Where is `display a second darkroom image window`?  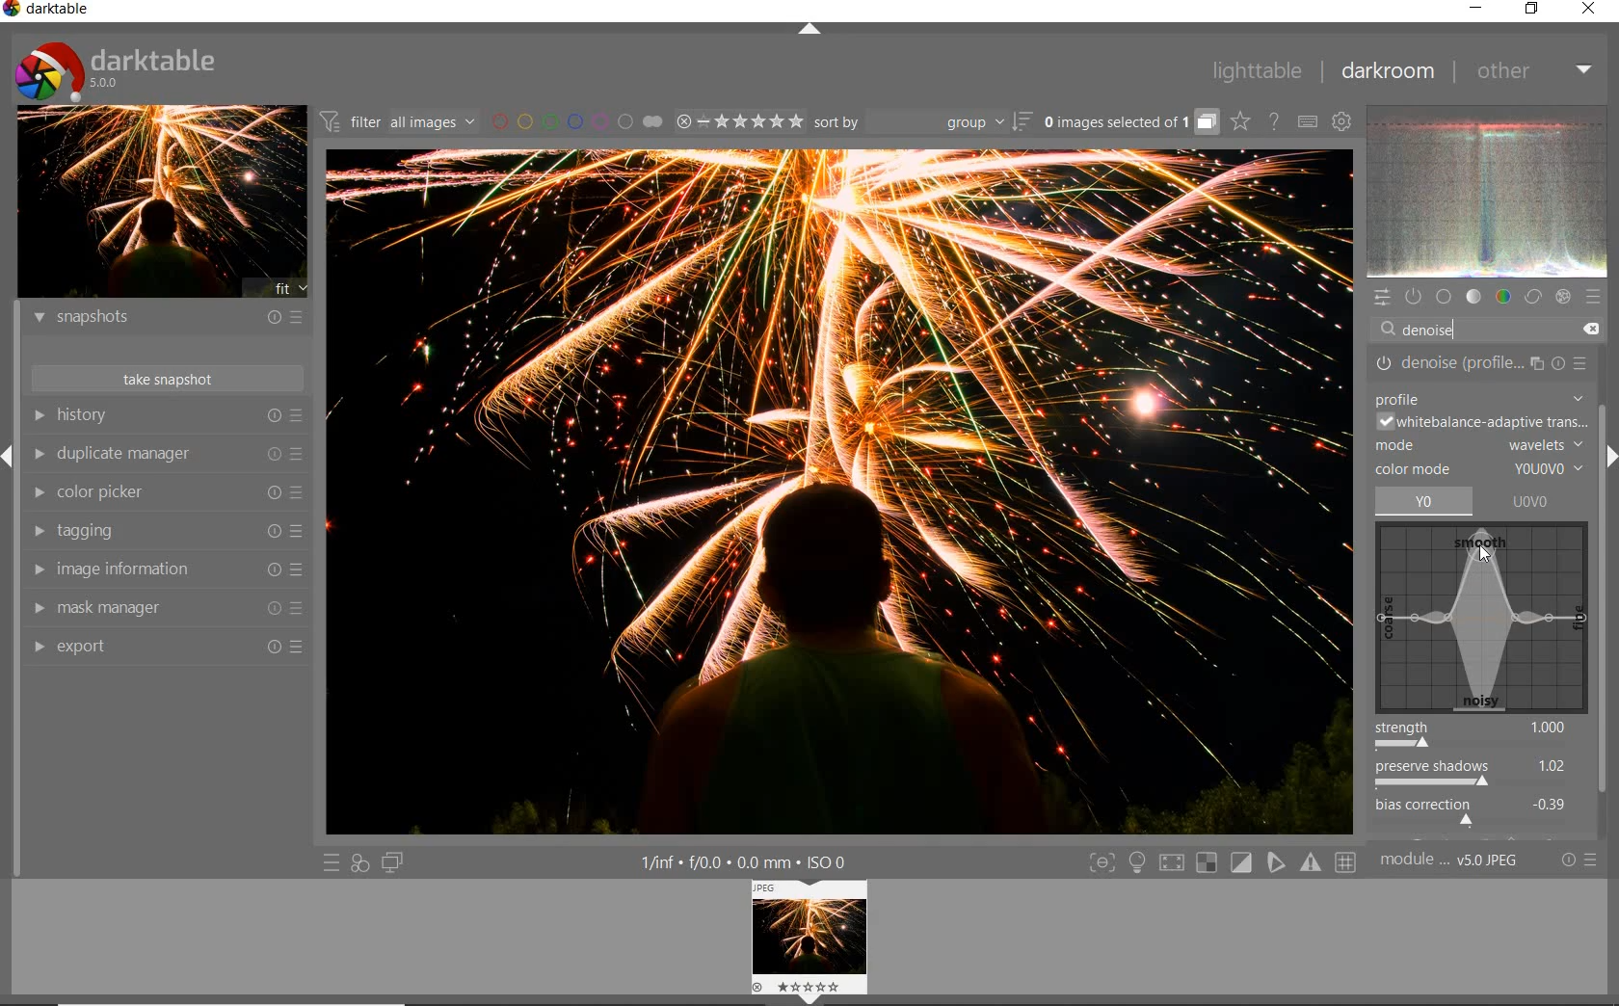 display a second darkroom image window is located at coordinates (395, 863).